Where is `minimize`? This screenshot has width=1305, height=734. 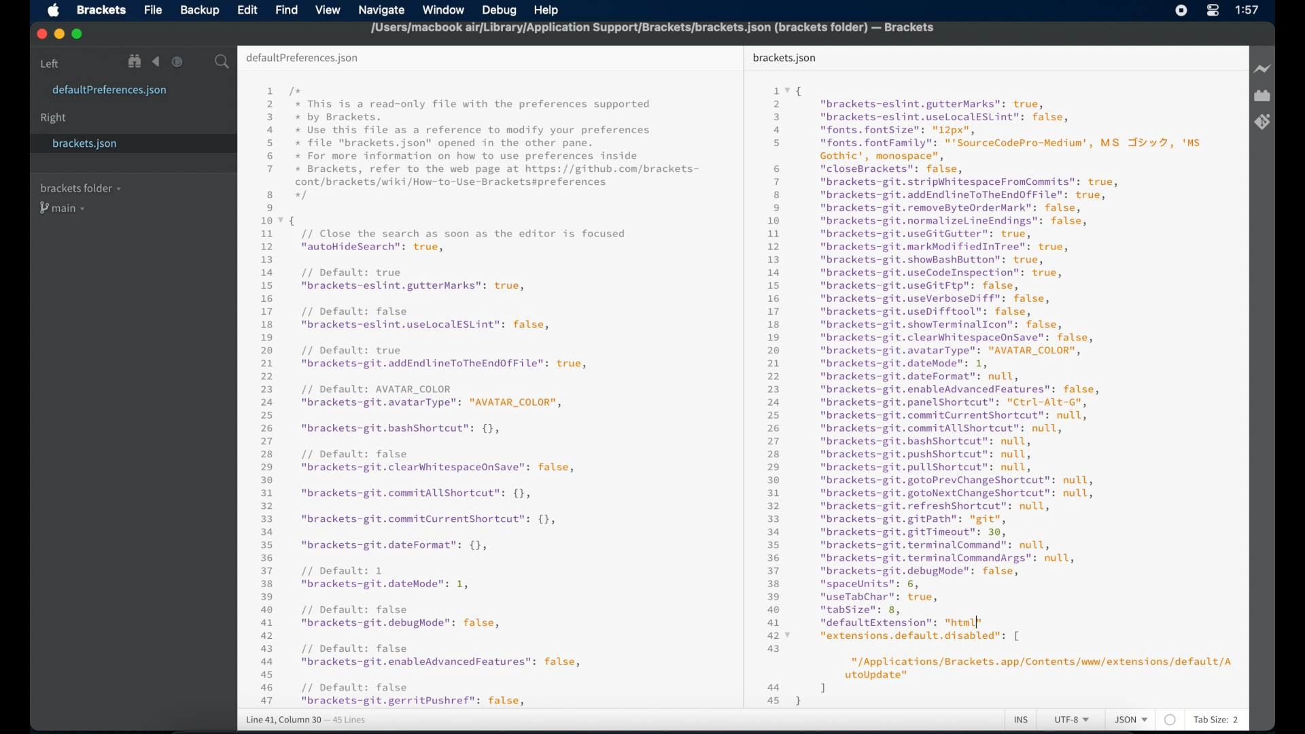 minimize is located at coordinates (59, 35).